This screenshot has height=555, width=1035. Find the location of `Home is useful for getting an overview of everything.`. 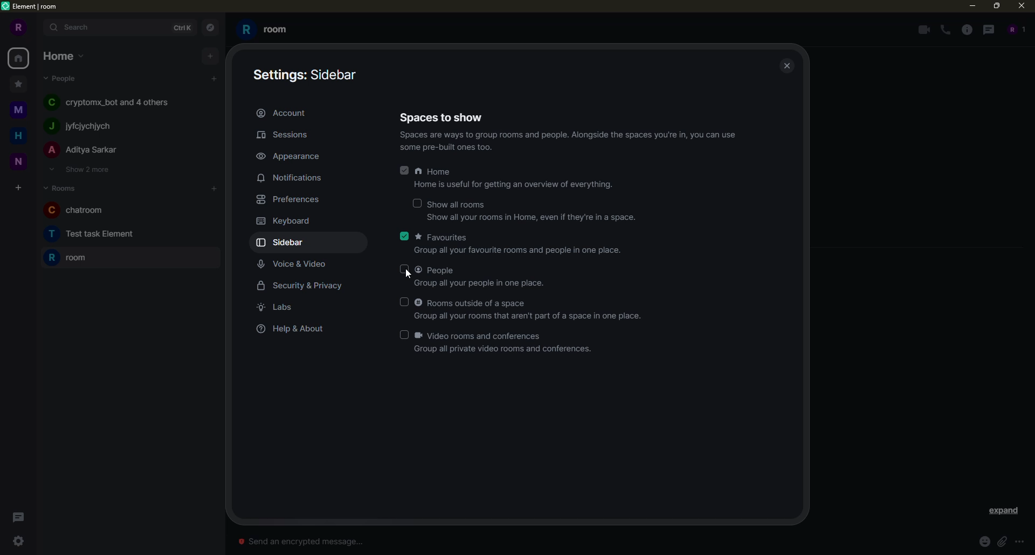

Home is useful for getting an overview of everything. is located at coordinates (502, 187).